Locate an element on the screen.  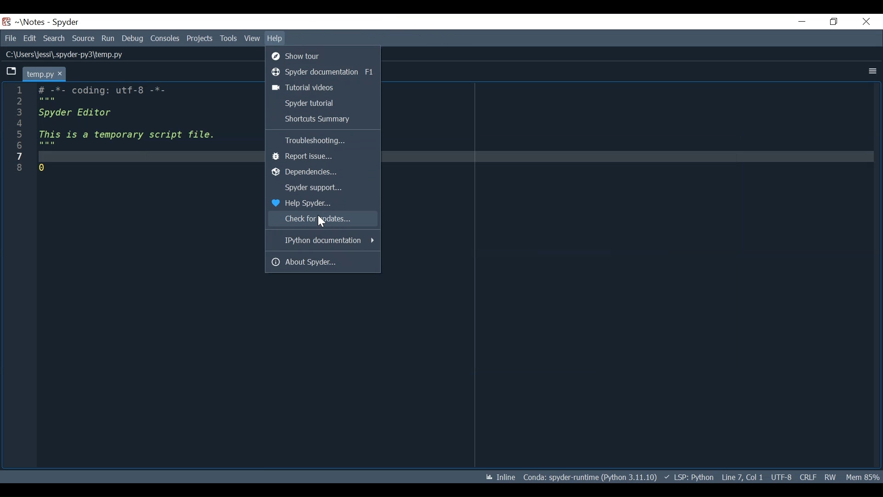
View is located at coordinates (252, 38).